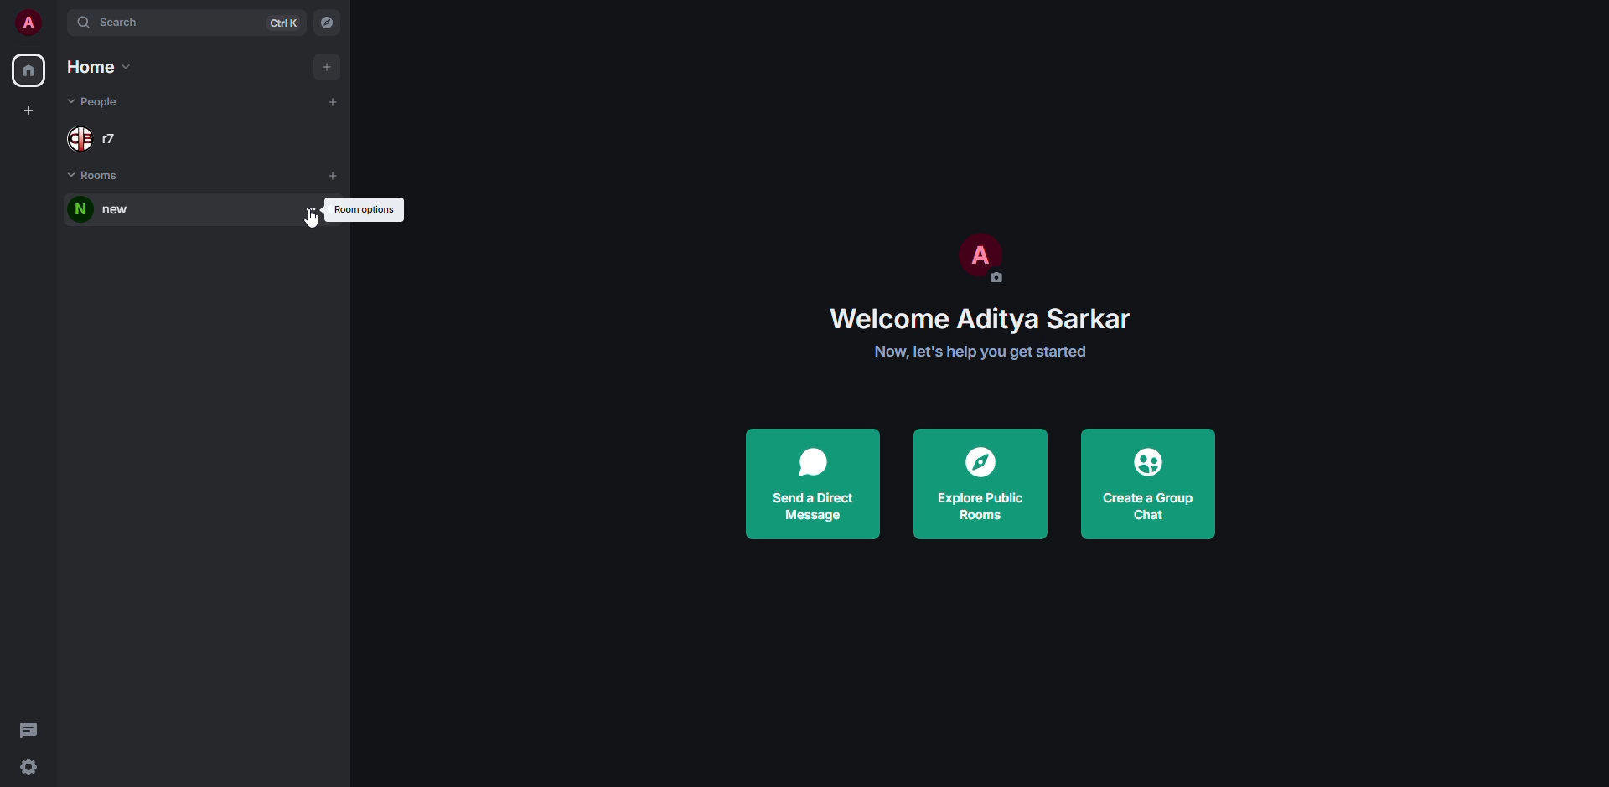 Image resolution: width=1609 pixels, height=787 pixels. I want to click on profile, so click(978, 254).